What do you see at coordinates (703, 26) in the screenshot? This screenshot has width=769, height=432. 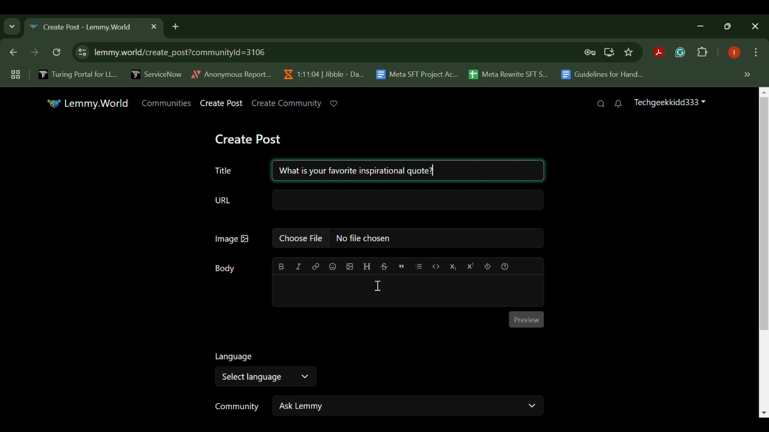 I see `Restore Down` at bounding box center [703, 26].